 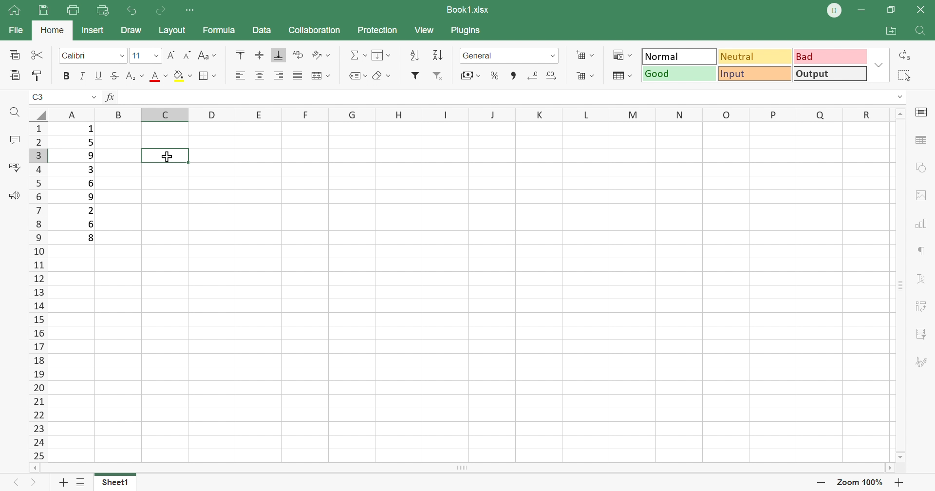 What do you see at coordinates (67, 76) in the screenshot?
I see `Bold` at bounding box center [67, 76].